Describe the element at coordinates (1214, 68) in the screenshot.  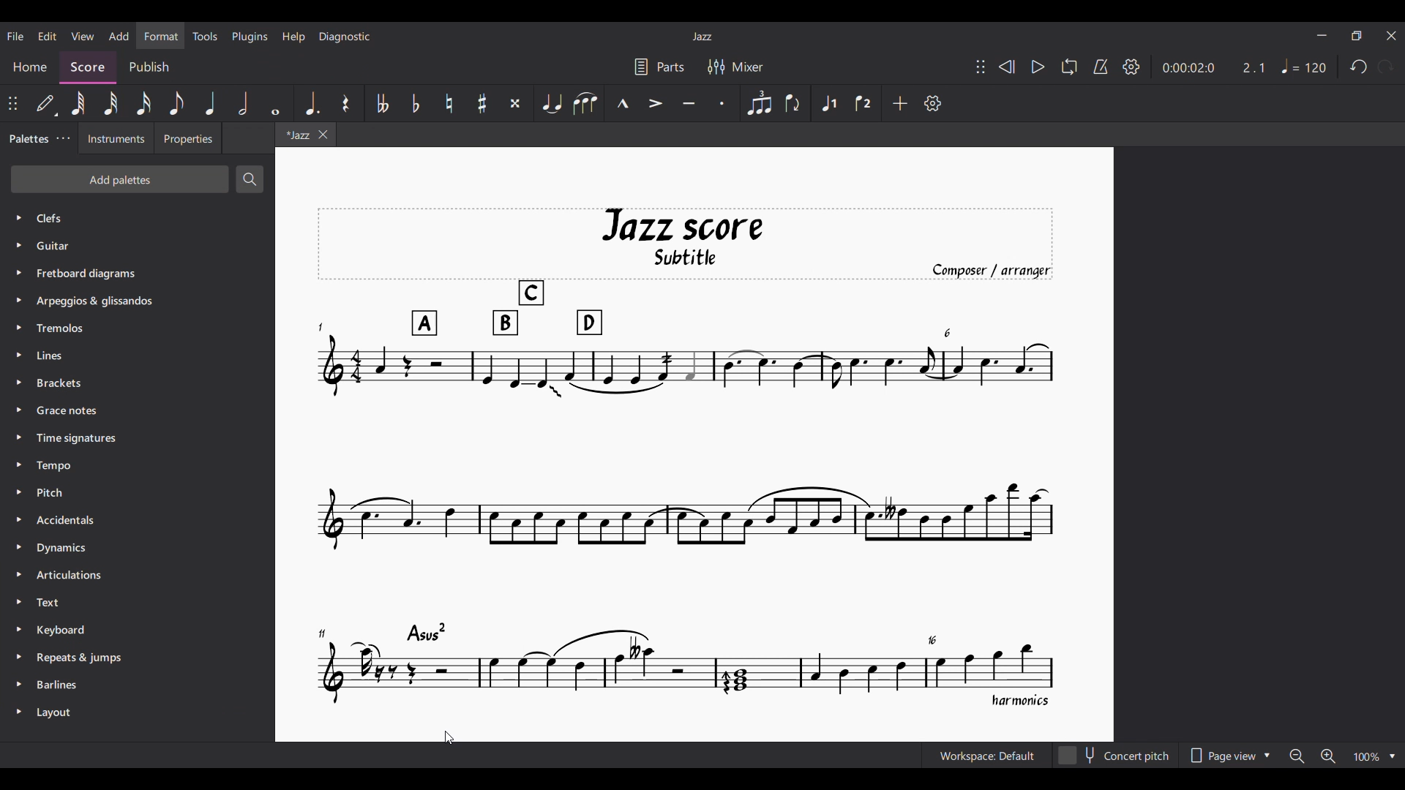
I see `Duration and ratio` at that location.